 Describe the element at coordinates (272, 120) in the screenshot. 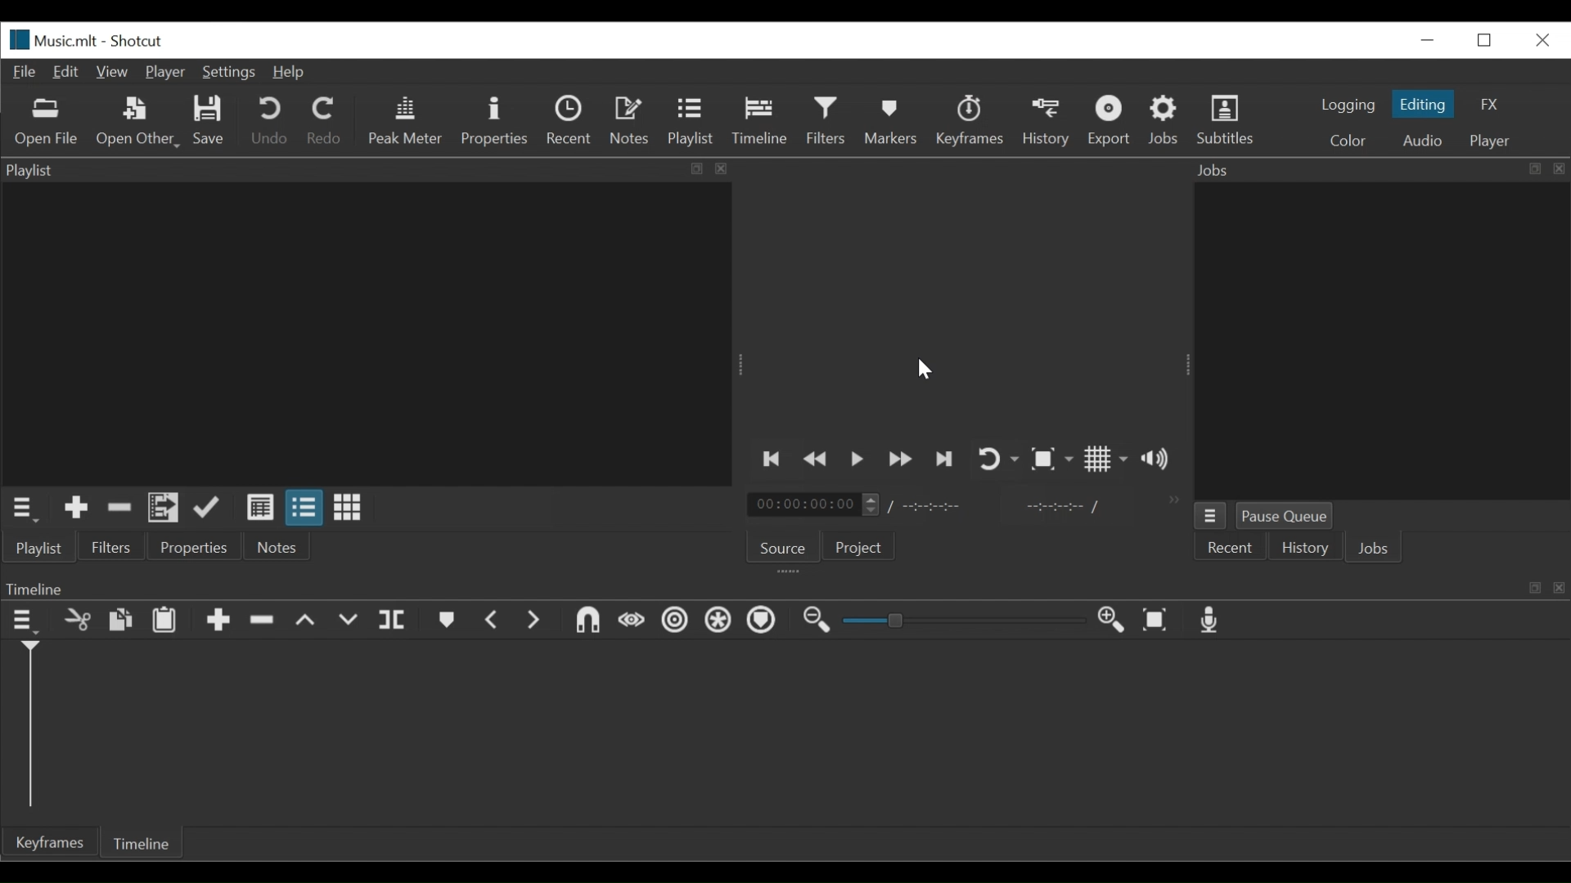

I see `Undo` at that location.